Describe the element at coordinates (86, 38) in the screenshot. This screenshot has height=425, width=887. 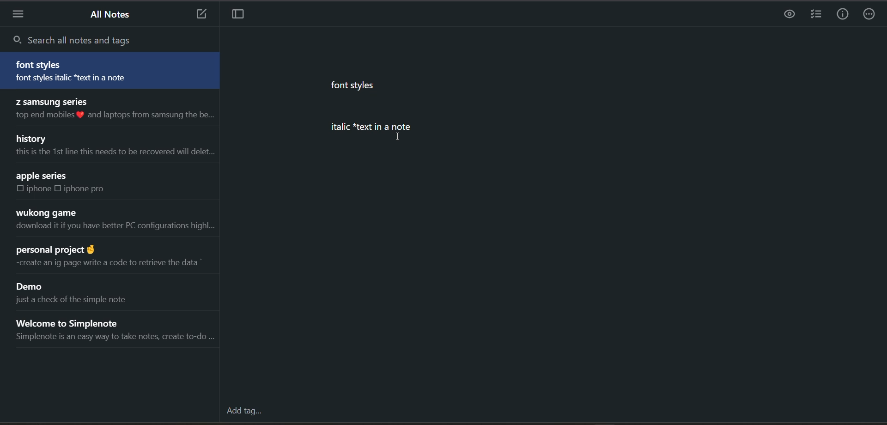
I see `search` at that location.